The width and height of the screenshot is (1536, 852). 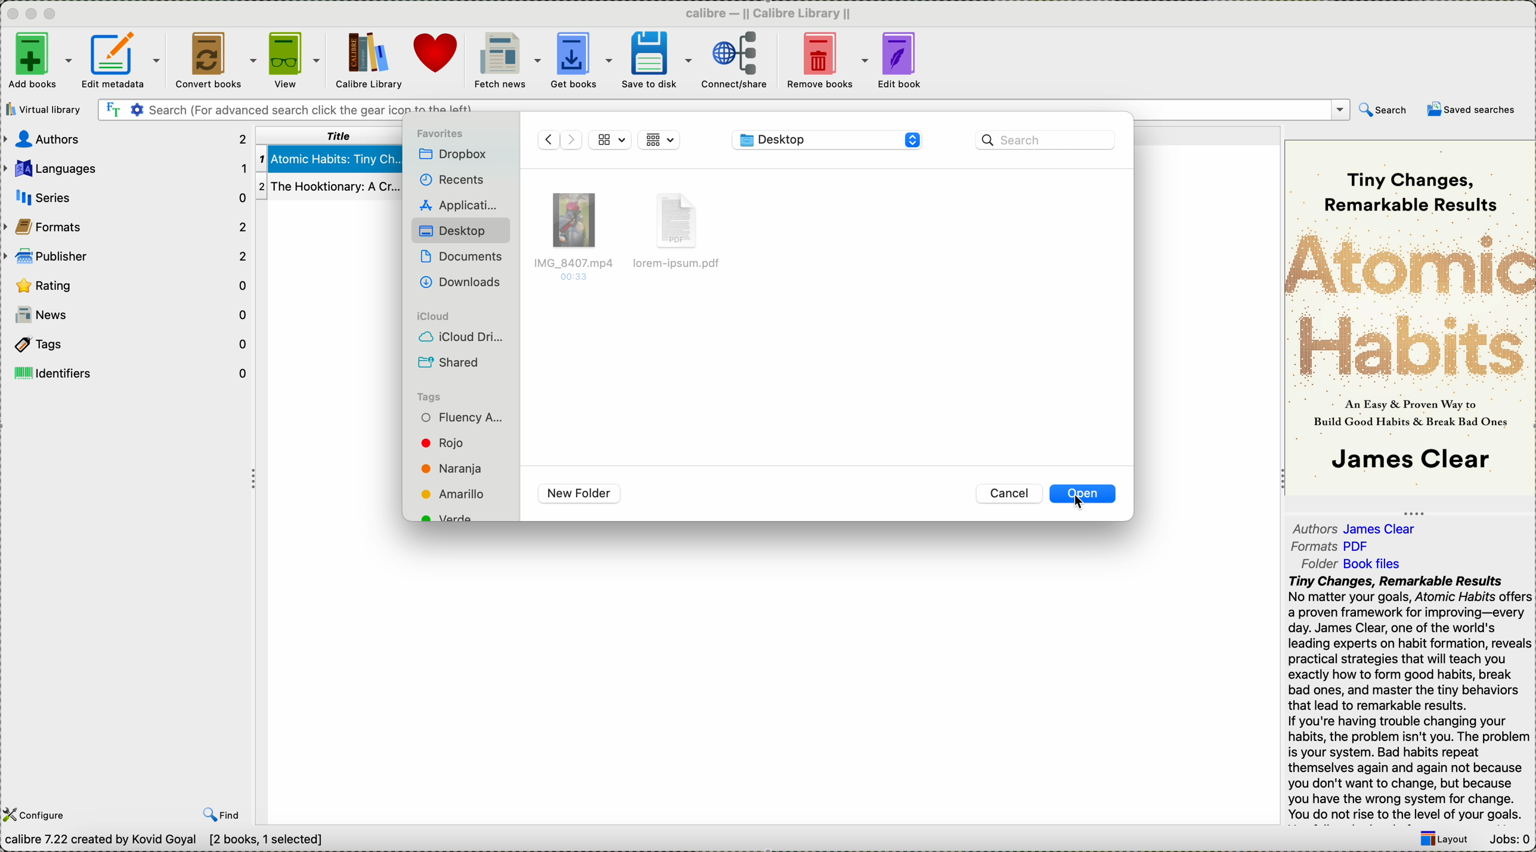 I want to click on title, so click(x=332, y=135).